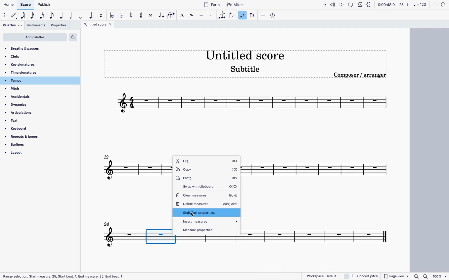 The height and width of the screenshot is (280, 449). I want to click on barlines, so click(25, 145).